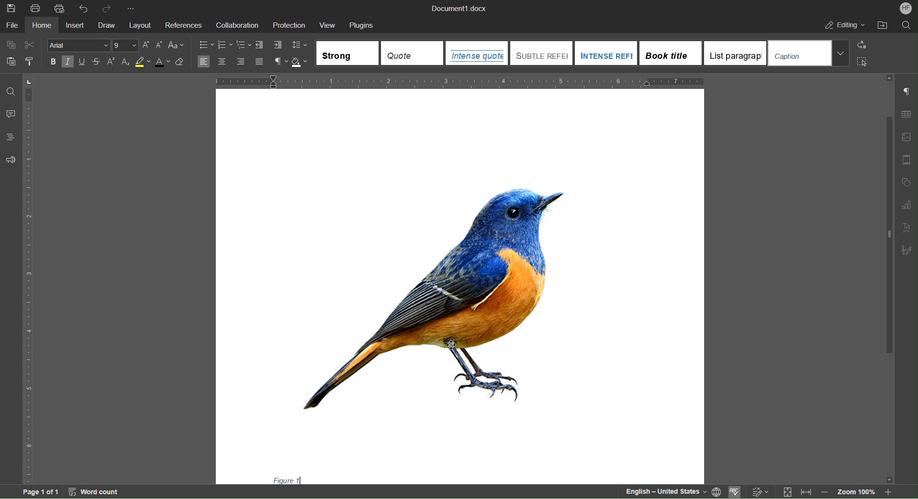 The image size is (918, 499). Describe the element at coordinates (205, 44) in the screenshot. I see `Bullet List` at that location.